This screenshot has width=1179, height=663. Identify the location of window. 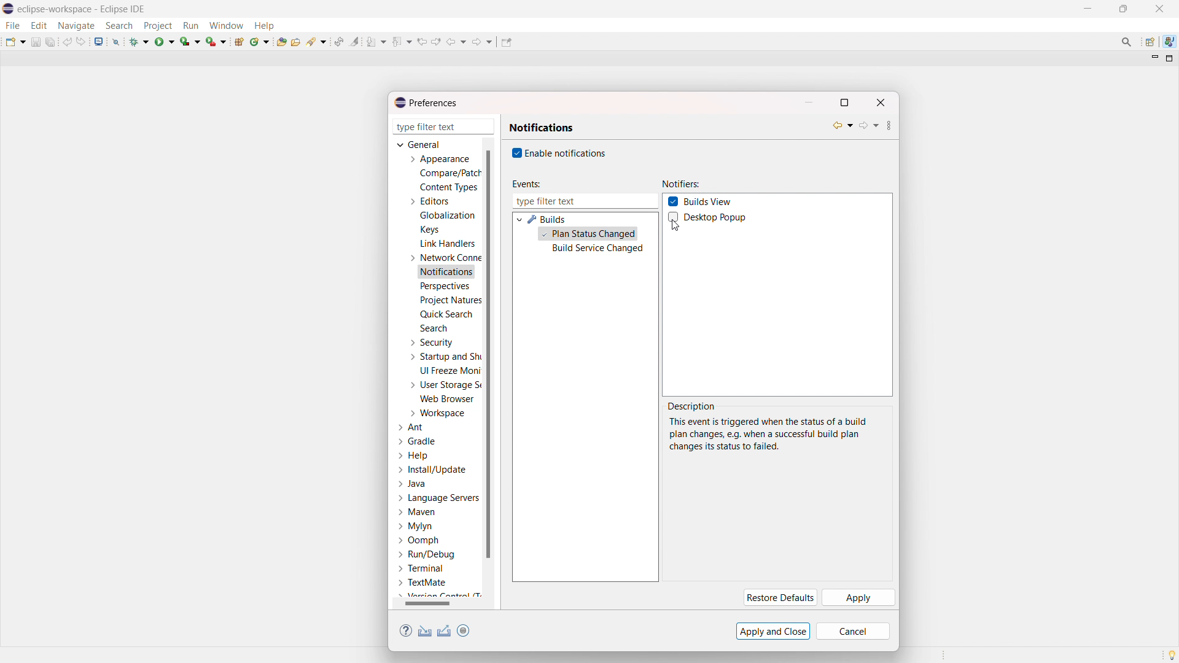
(226, 25).